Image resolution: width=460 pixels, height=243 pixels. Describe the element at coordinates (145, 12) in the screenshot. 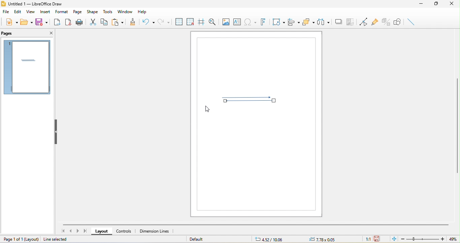

I see `help` at that location.